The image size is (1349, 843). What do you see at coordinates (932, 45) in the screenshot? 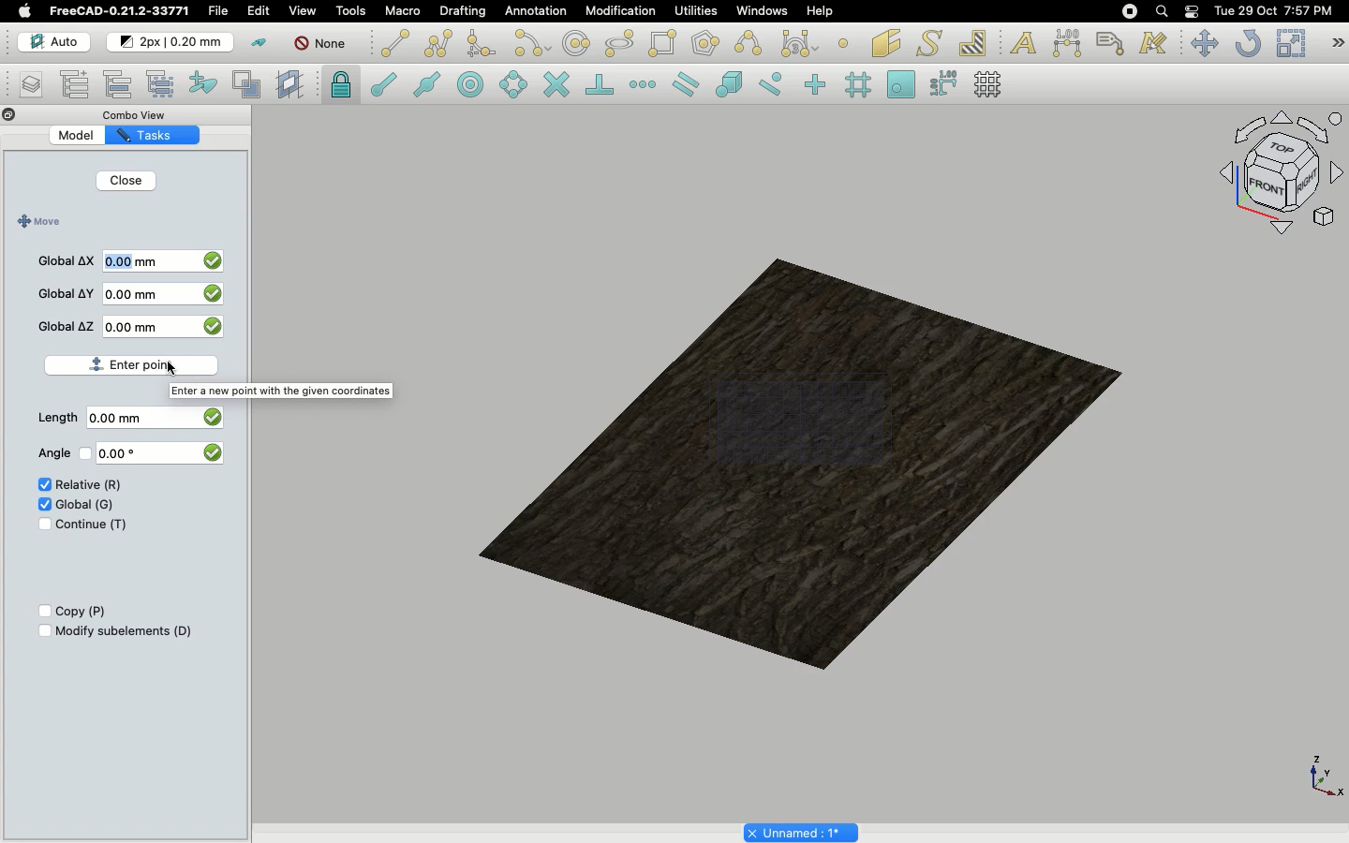
I see `Shape from text` at bounding box center [932, 45].